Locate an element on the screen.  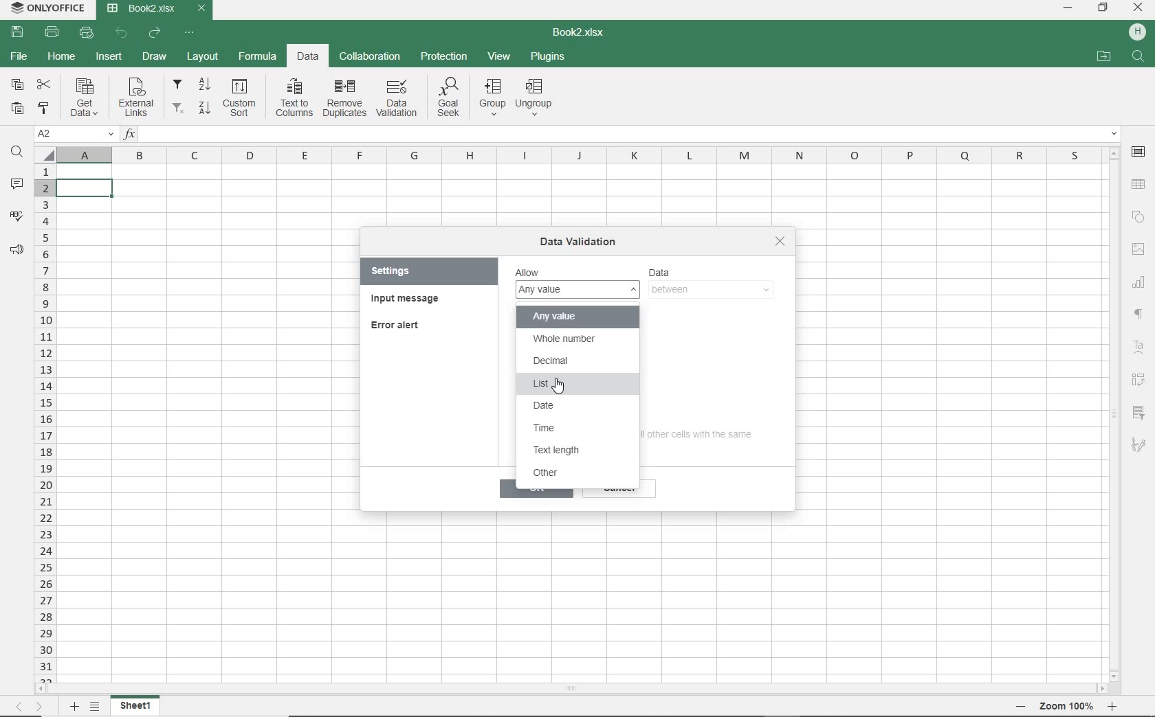
cancel is located at coordinates (618, 494).